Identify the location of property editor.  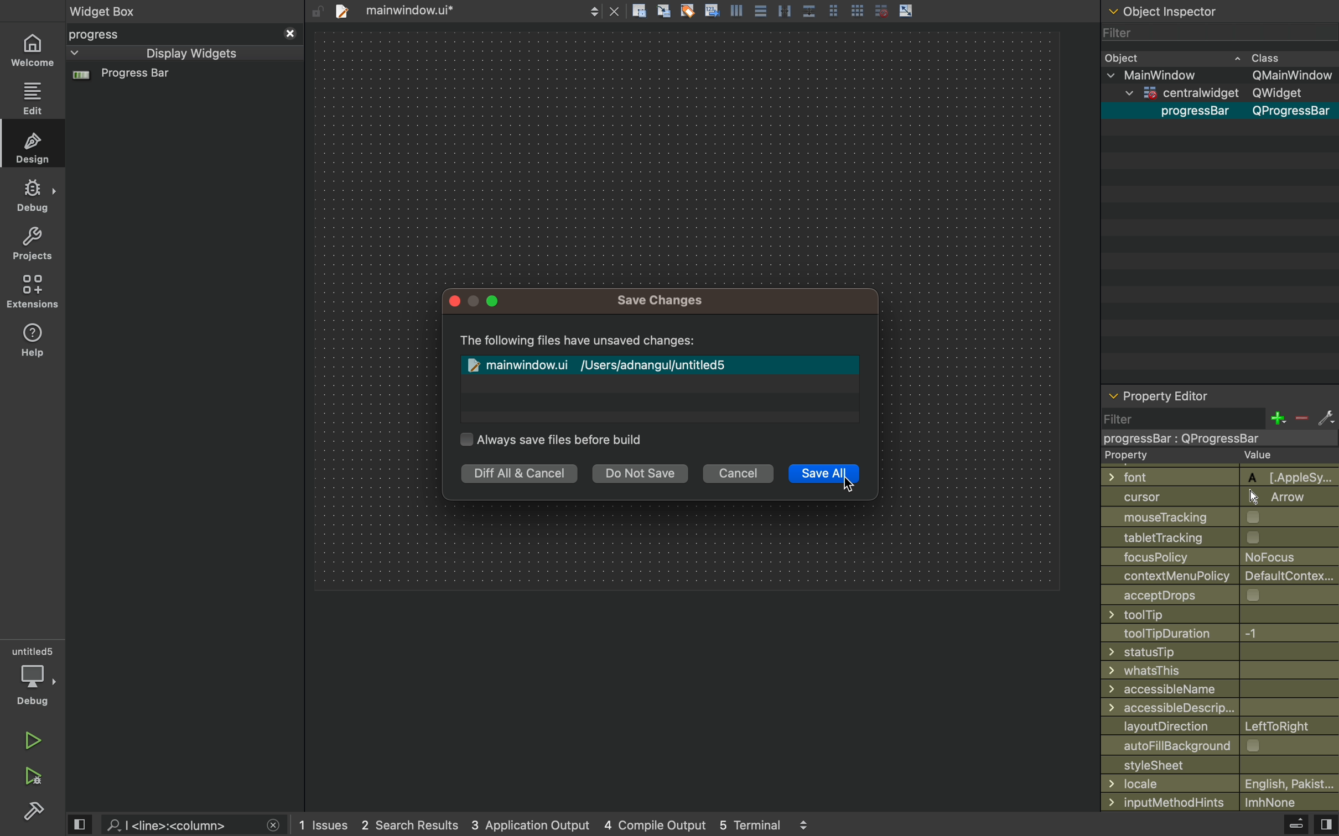
(1219, 398).